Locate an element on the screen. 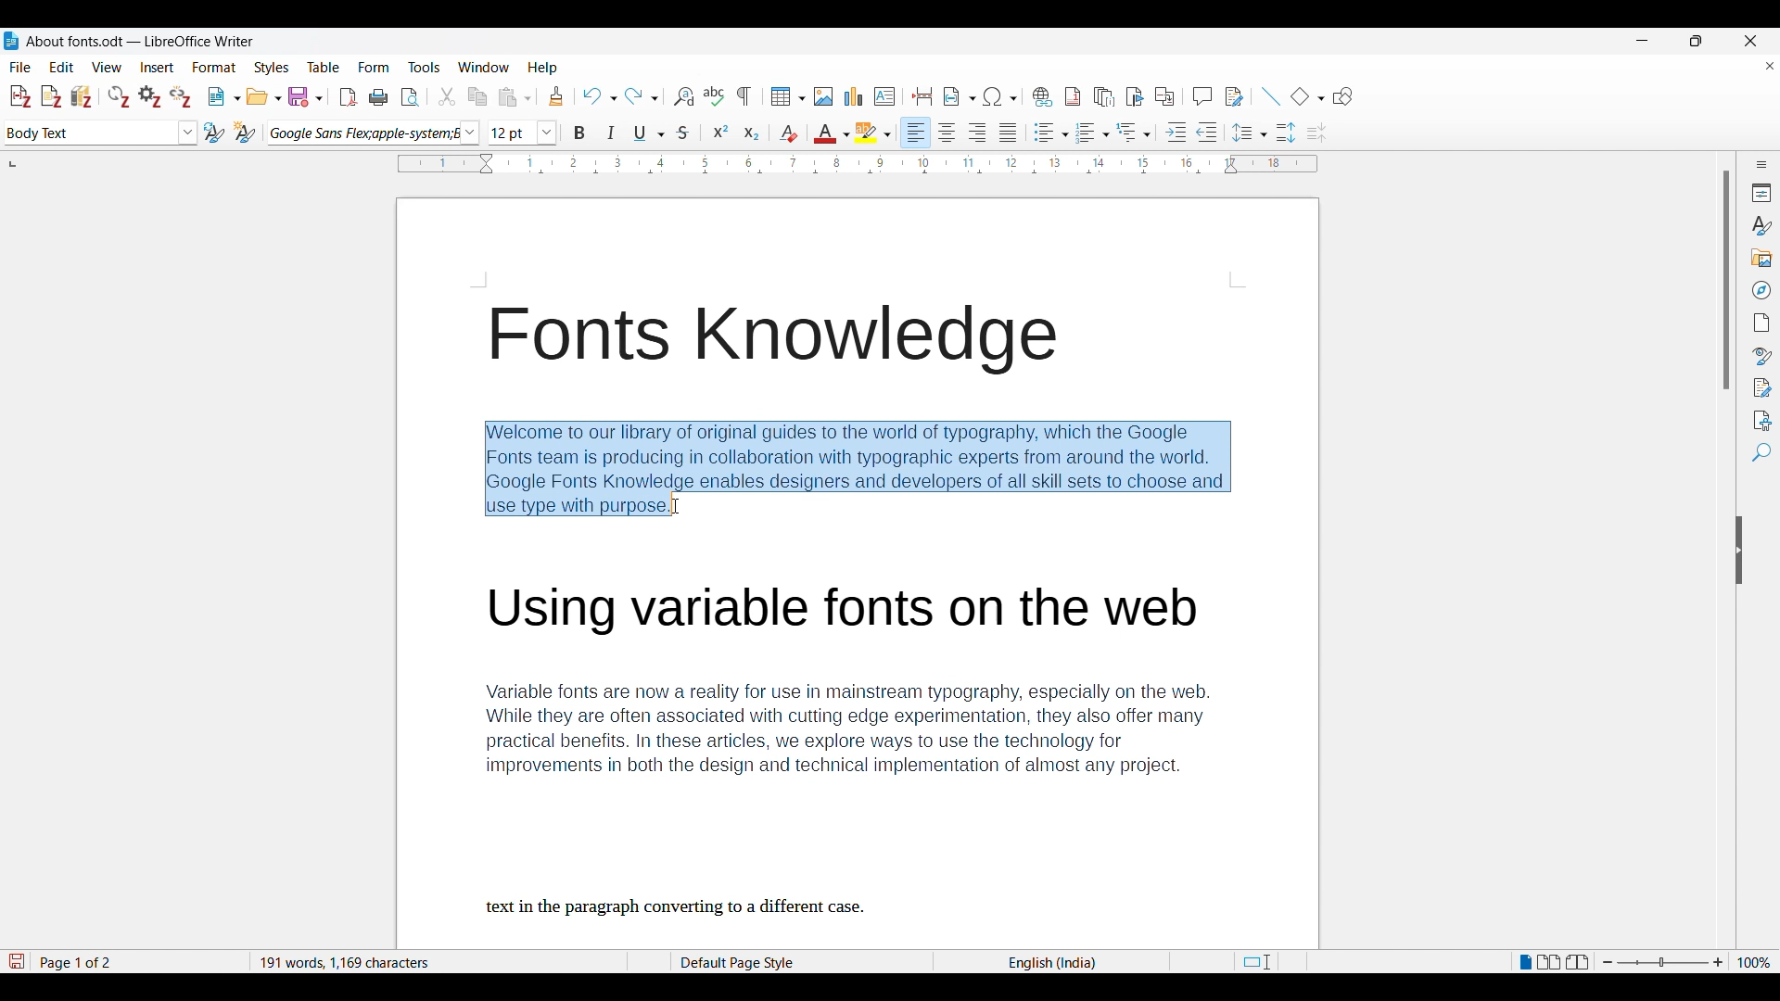  Insert field is located at coordinates (960, 96).